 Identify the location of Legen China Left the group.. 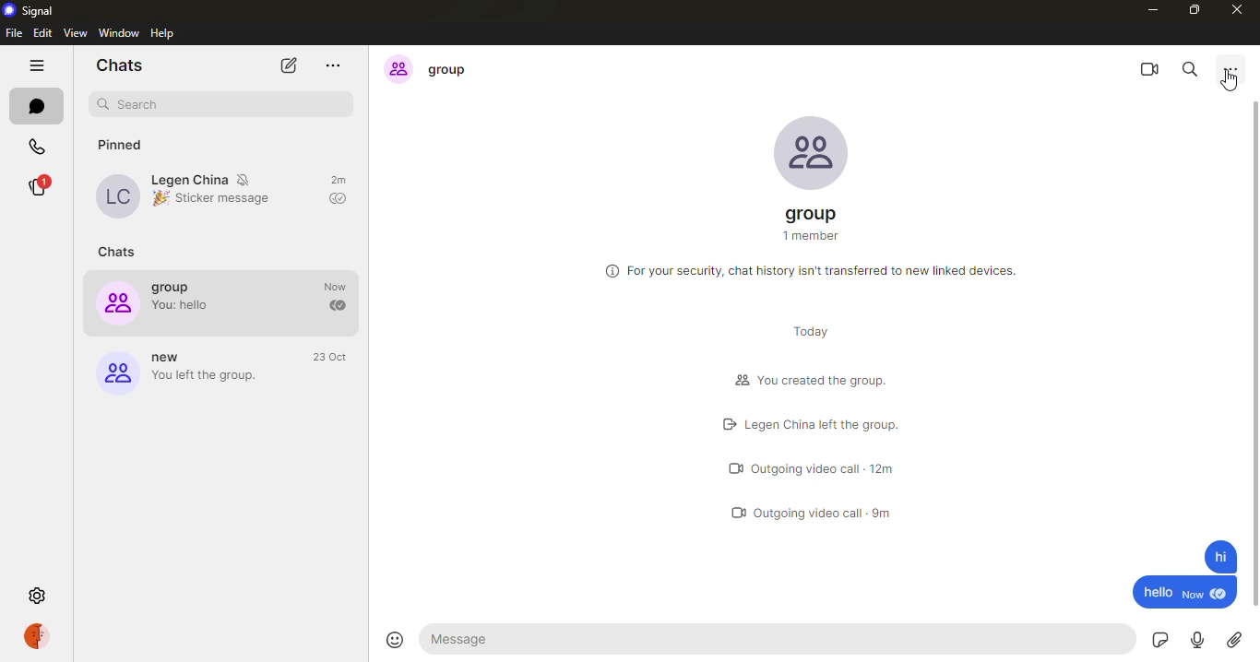
(850, 424).